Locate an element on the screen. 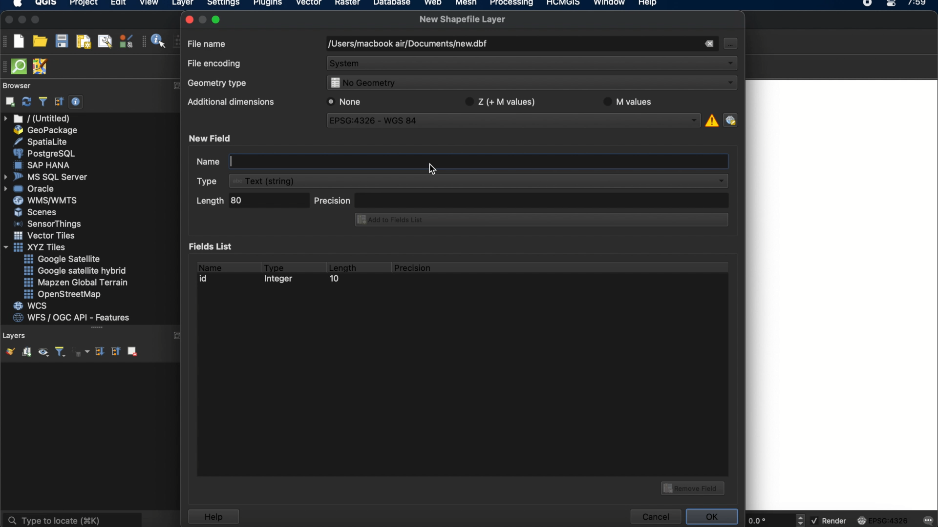 Image resolution: width=938 pixels, height=527 pixels. new shaoefile layer is located at coordinates (463, 20).